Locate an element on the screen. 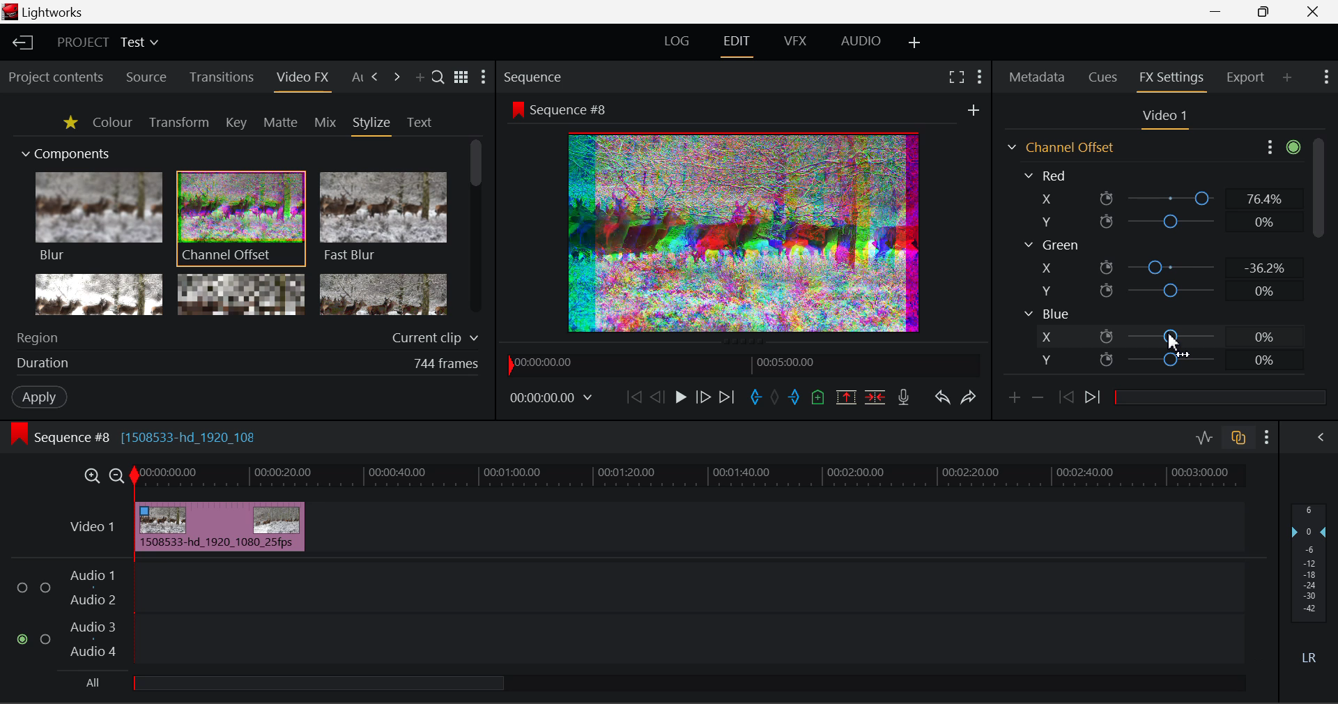 This screenshot has width=1338, height=704. Key is located at coordinates (235, 123).